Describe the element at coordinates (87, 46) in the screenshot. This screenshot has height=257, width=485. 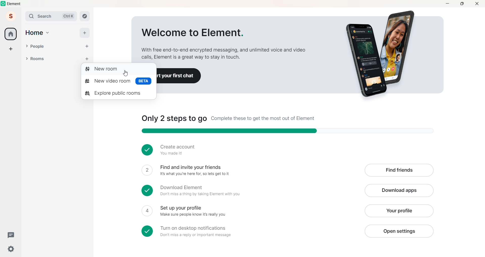
I see `Add People` at that location.